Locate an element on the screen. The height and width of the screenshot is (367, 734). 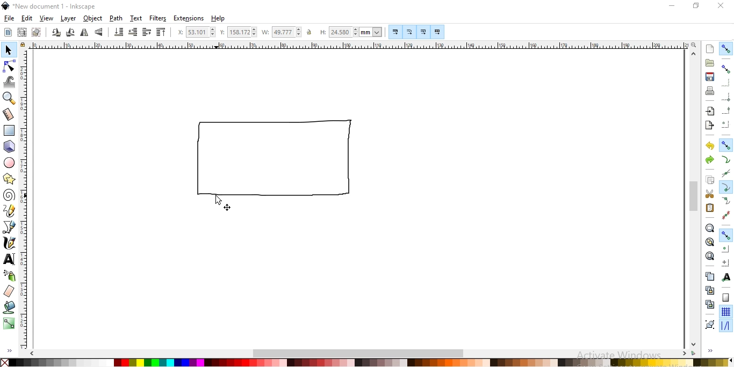
draw  calligraphic or brush strokes is located at coordinates (9, 243).